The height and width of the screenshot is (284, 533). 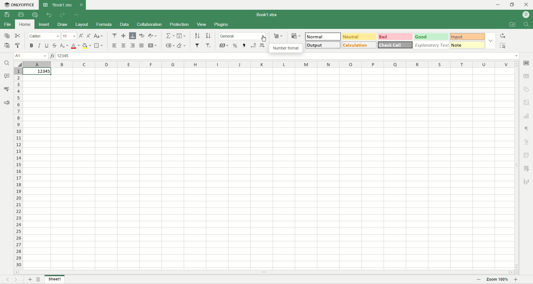 What do you see at coordinates (9, 15) in the screenshot?
I see `save` at bounding box center [9, 15].